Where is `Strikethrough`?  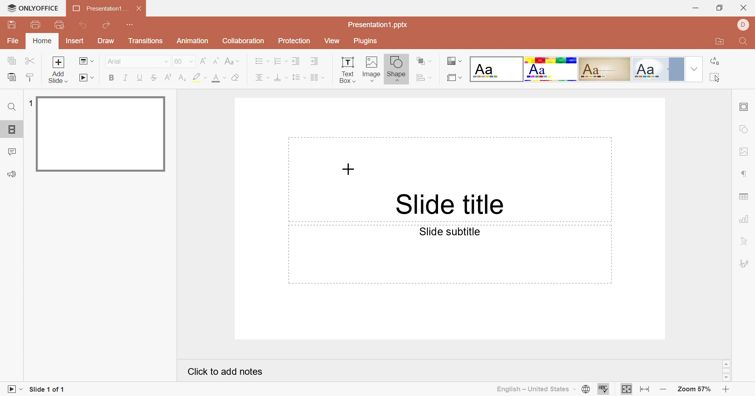
Strikethrough is located at coordinates (155, 78).